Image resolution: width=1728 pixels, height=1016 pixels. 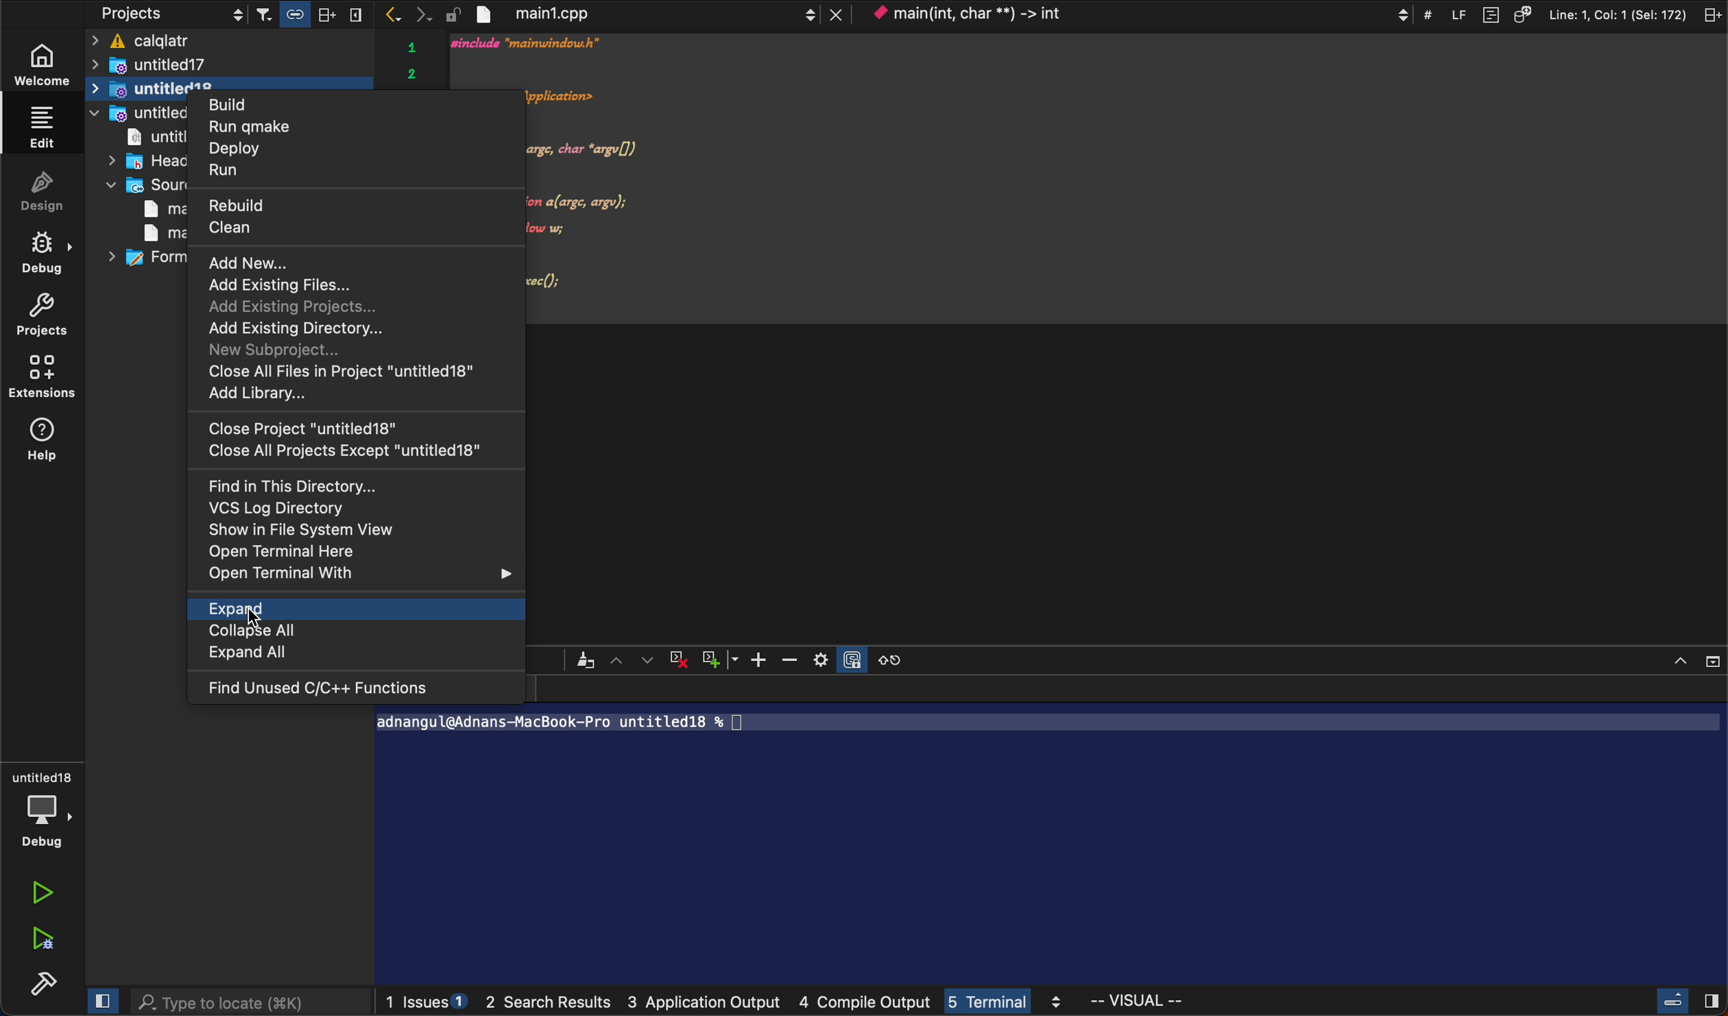 I want to click on add projects, so click(x=291, y=307).